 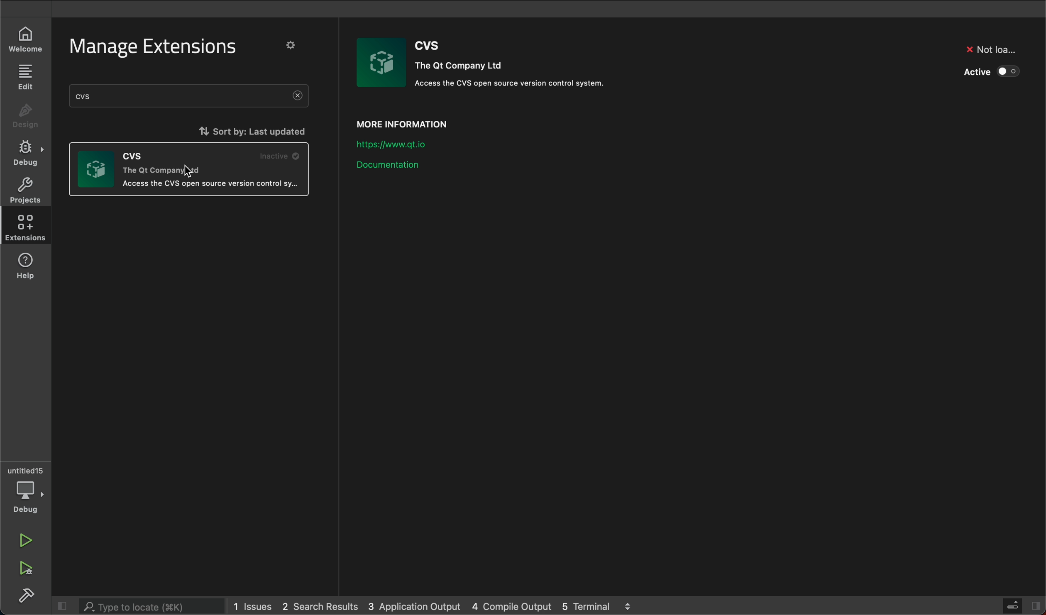 What do you see at coordinates (24, 189) in the screenshot?
I see `projects` at bounding box center [24, 189].